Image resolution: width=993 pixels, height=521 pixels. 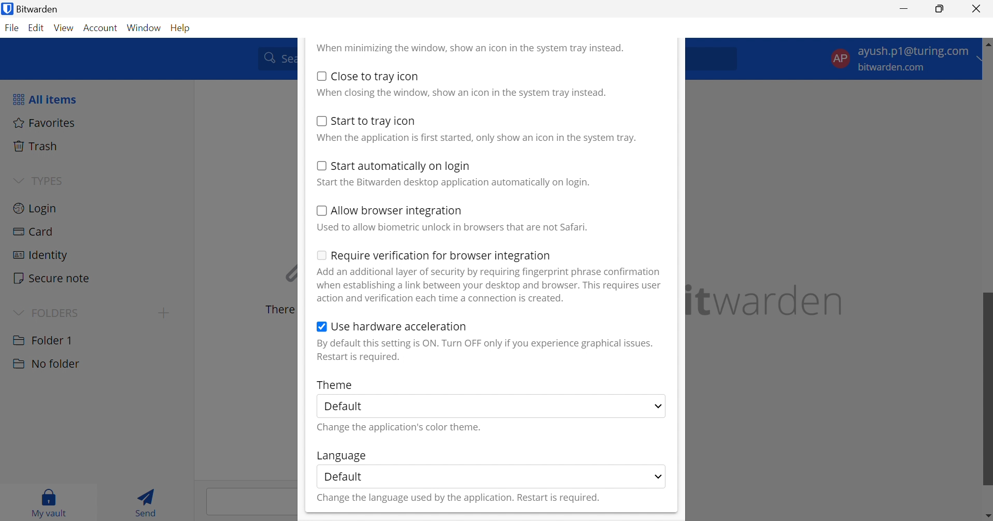 What do you see at coordinates (36, 207) in the screenshot?
I see `Login` at bounding box center [36, 207].